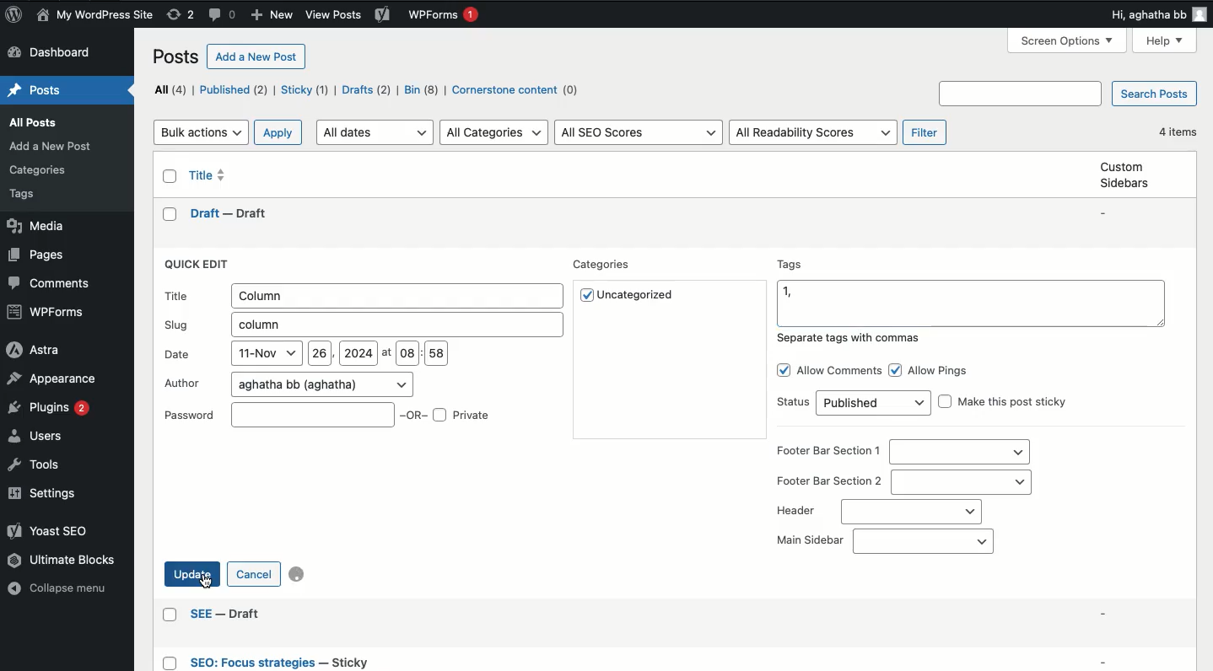  I want to click on , so click(24, 196).